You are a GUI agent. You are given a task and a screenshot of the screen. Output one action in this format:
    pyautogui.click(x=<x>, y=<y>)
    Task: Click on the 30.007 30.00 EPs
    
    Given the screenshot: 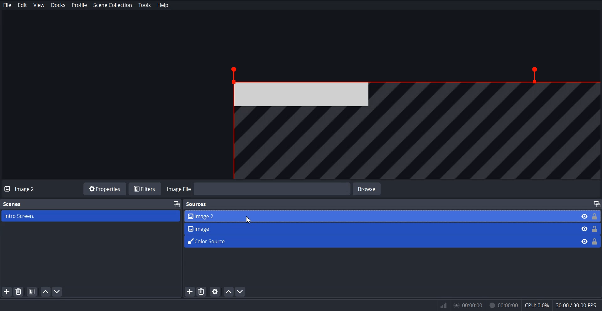 What is the action you would take?
    pyautogui.click(x=578, y=305)
    